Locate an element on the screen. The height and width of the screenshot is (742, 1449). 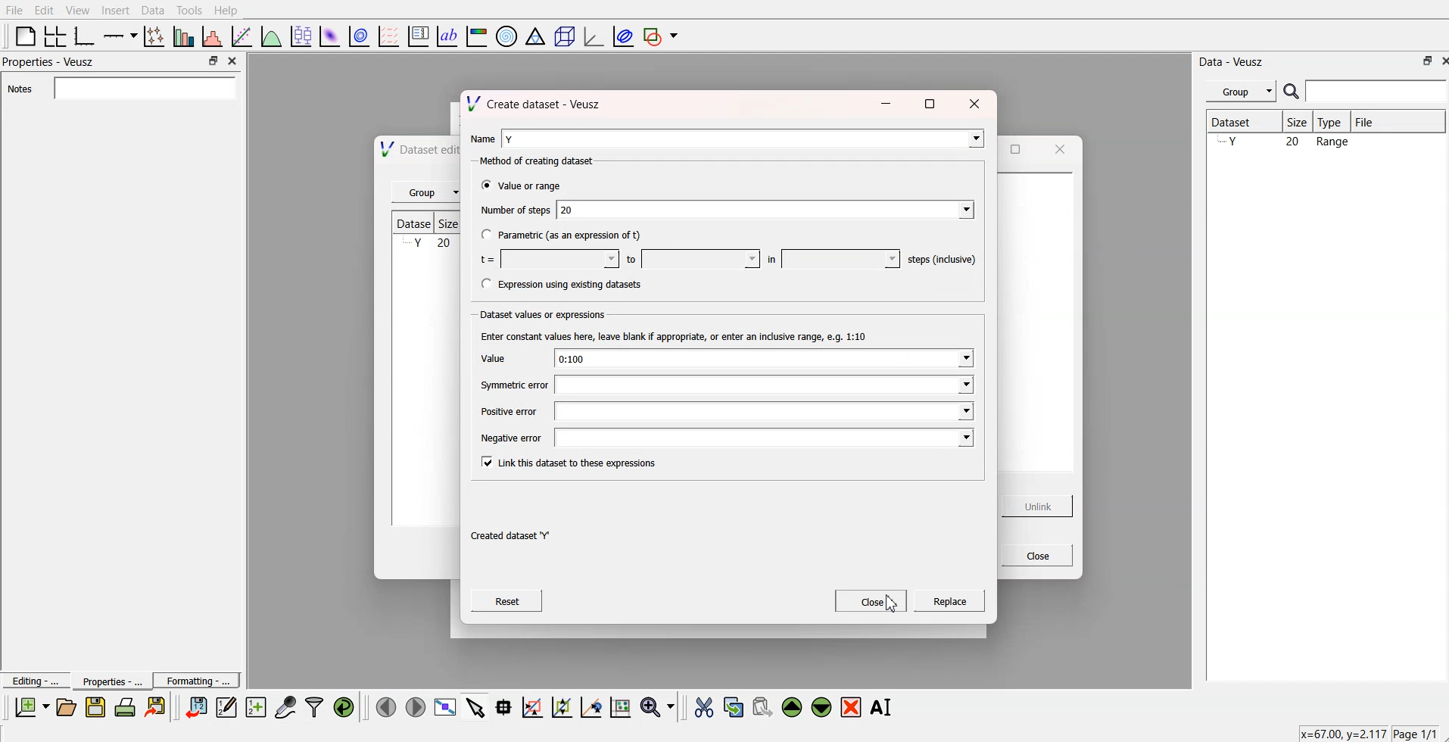
Positive error is located at coordinates (506, 411).